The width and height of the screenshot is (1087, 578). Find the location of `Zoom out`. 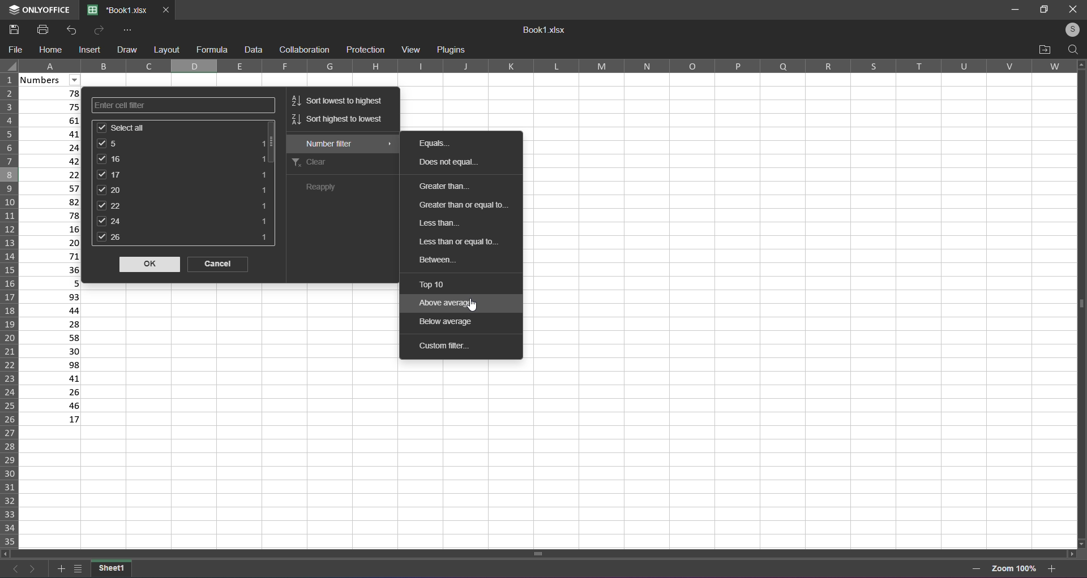

Zoom out is located at coordinates (976, 568).